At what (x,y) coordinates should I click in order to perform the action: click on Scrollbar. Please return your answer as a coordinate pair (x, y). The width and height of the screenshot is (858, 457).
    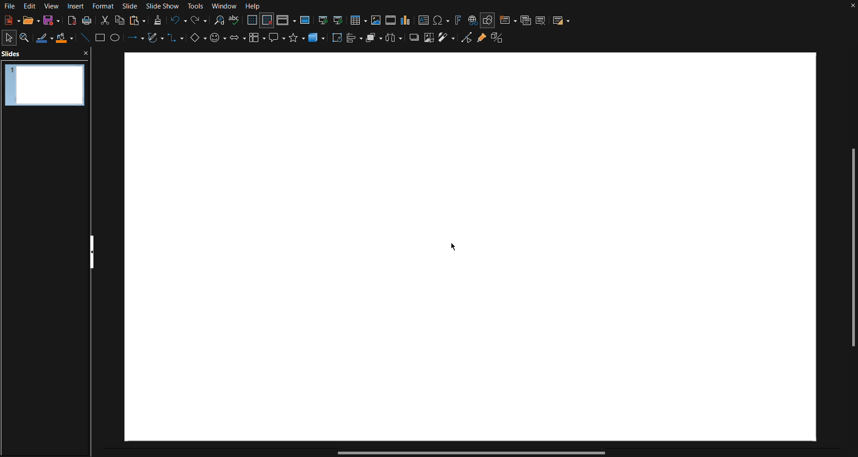
    Looking at the image, I should click on (471, 453).